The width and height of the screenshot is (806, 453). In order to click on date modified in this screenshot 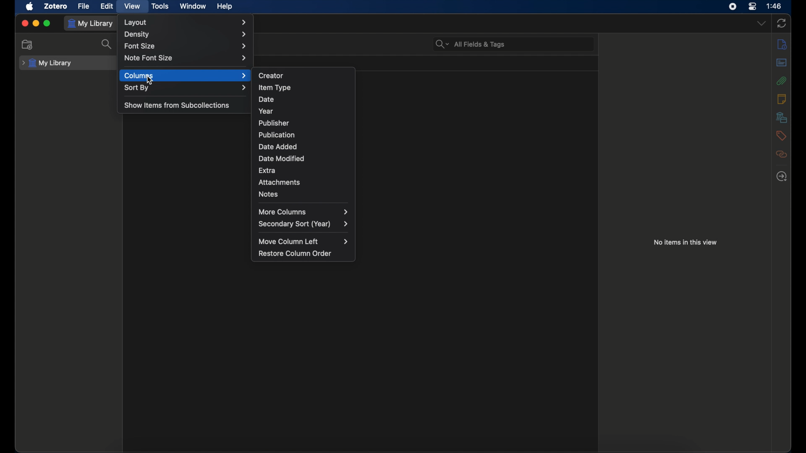, I will do `click(281, 159)`.